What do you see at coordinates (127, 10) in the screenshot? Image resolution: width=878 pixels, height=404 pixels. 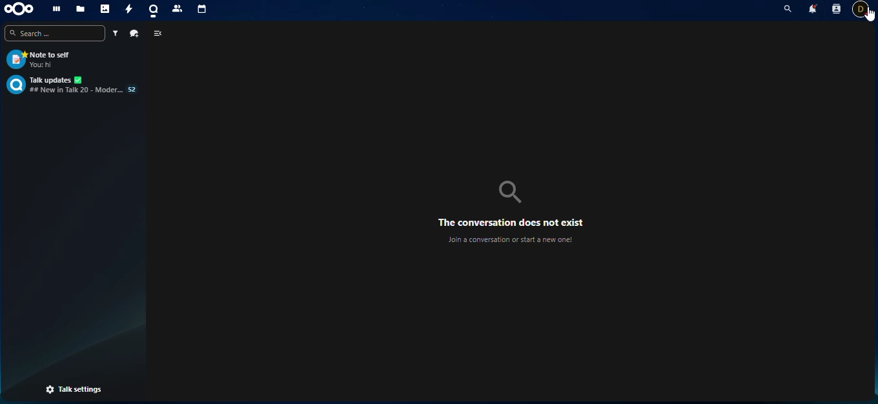 I see `activity` at bounding box center [127, 10].